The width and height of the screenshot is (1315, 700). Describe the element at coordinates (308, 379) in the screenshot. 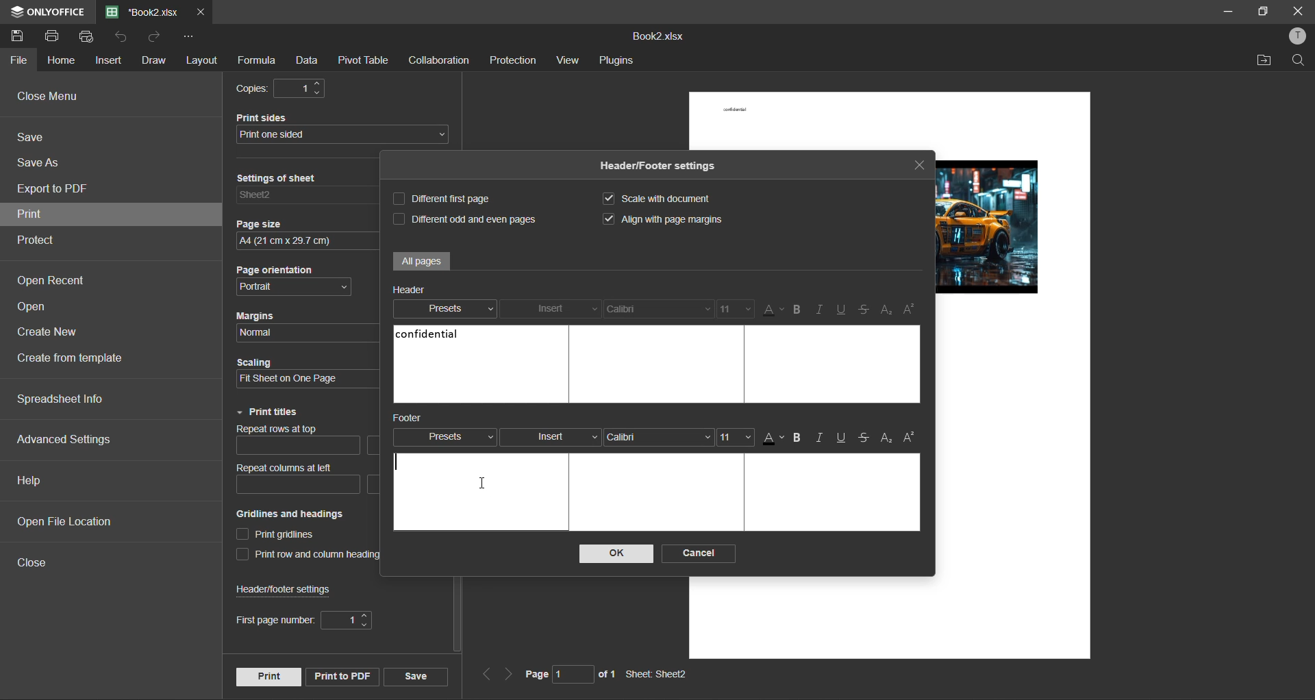

I see `scaling` at that location.